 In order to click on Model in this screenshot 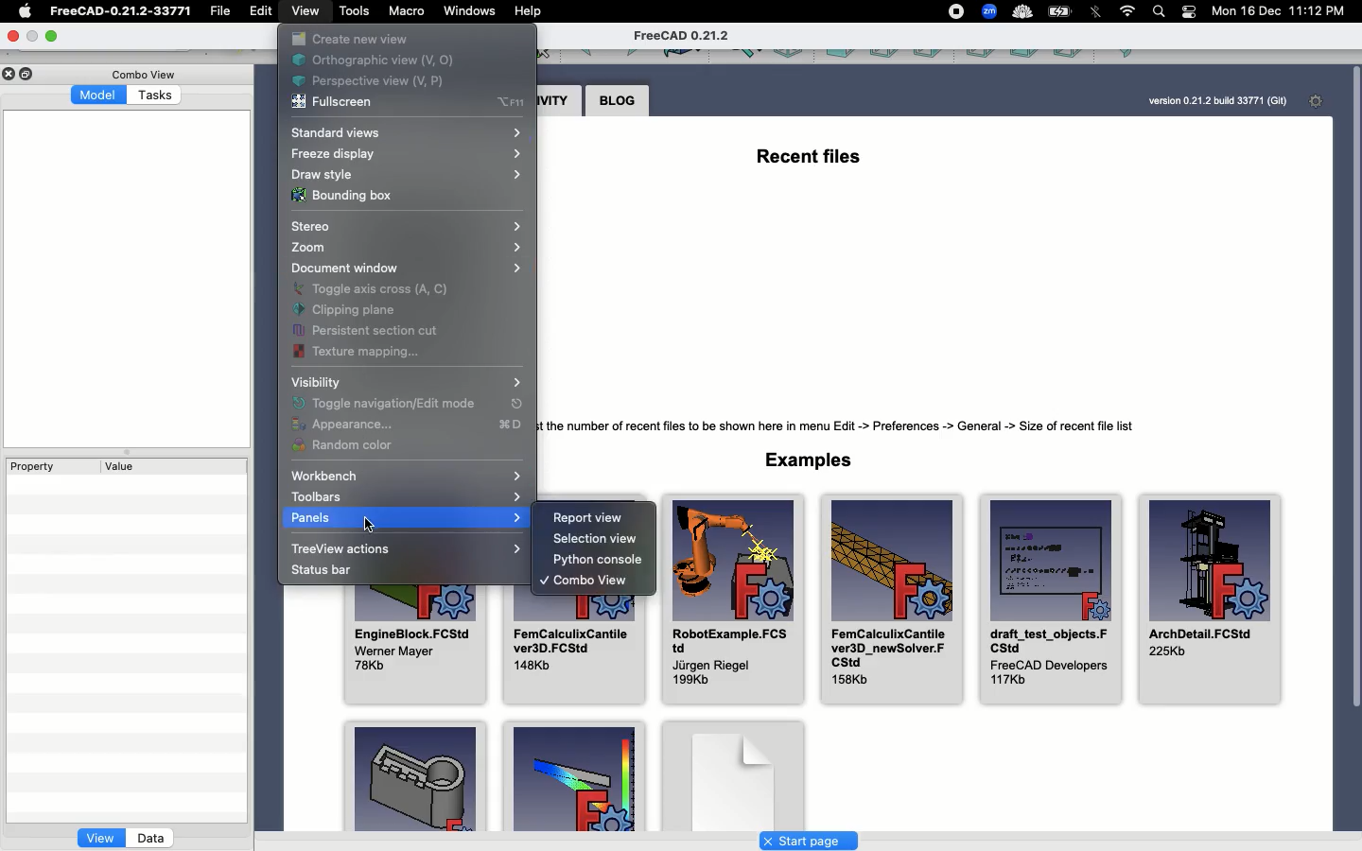, I will do `click(99, 96)`.